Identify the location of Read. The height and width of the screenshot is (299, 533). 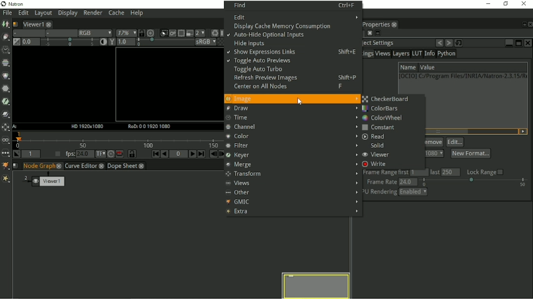
(374, 137).